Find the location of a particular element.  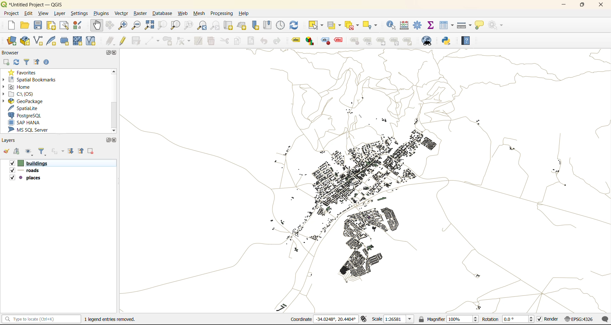

zoom in is located at coordinates (124, 25).